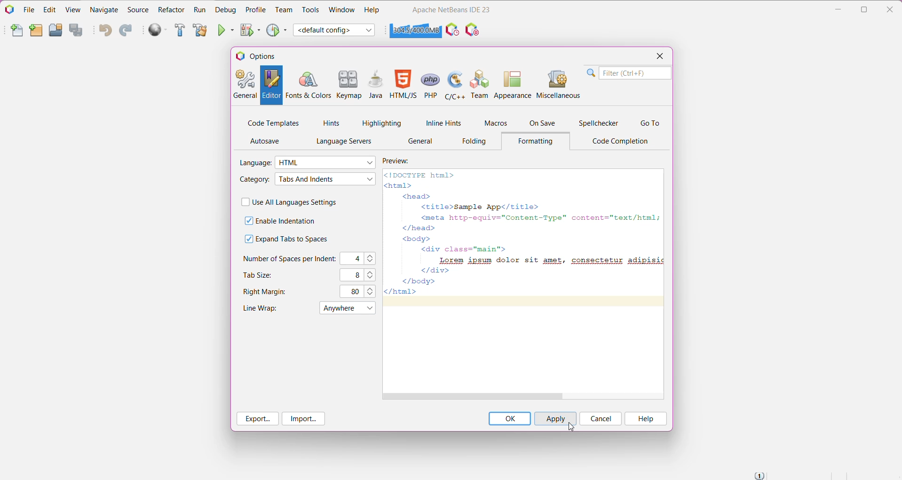  I want to click on Select required Category, so click(325, 179).